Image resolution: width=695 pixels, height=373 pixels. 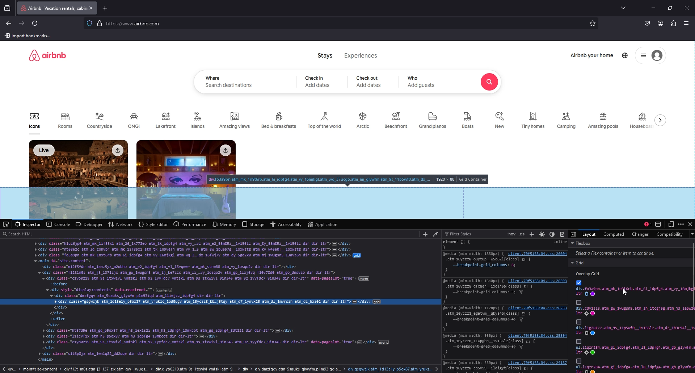 What do you see at coordinates (435, 234) in the screenshot?
I see `grab a color from page` at bounding box center [435, 234].